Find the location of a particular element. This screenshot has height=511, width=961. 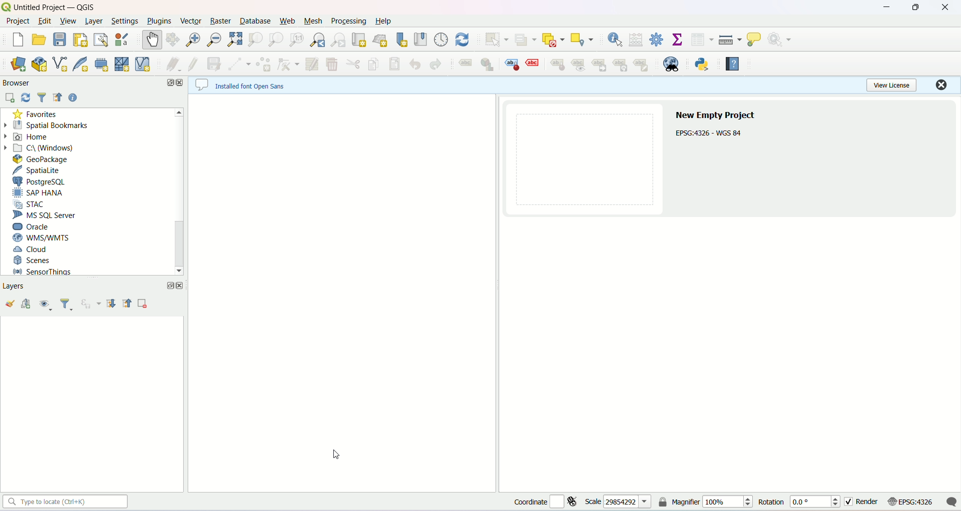

sensor things is located at coordinates (43, 271).